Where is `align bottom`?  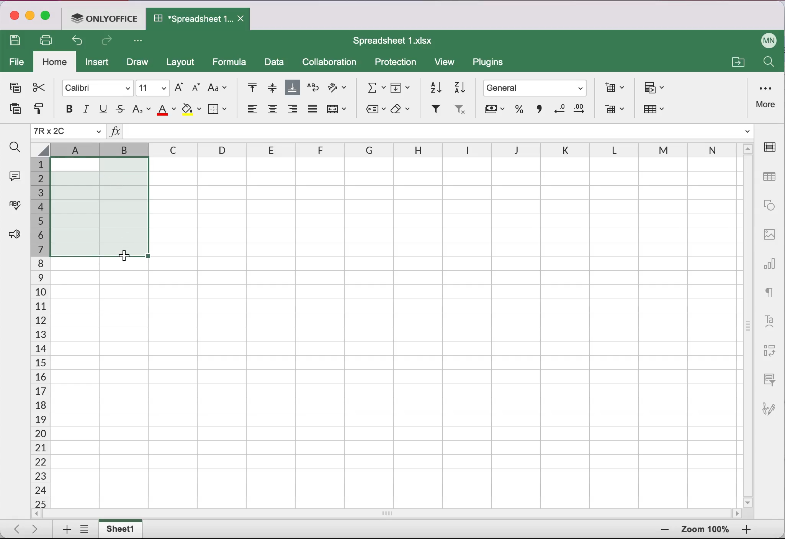
align bottom is located at coordinates (293, 88).